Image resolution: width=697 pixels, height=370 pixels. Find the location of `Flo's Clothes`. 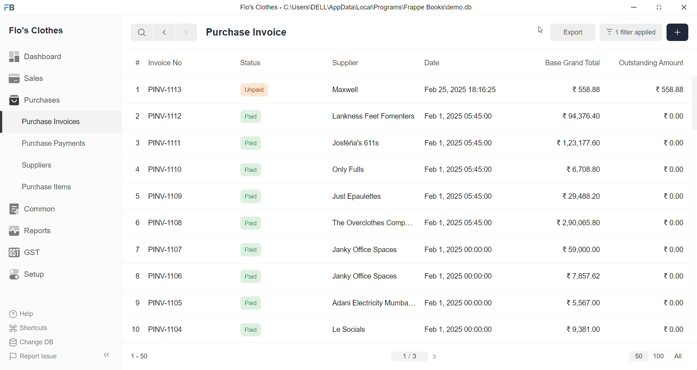

Flo's Clothes is located at coordinates (41, 32).